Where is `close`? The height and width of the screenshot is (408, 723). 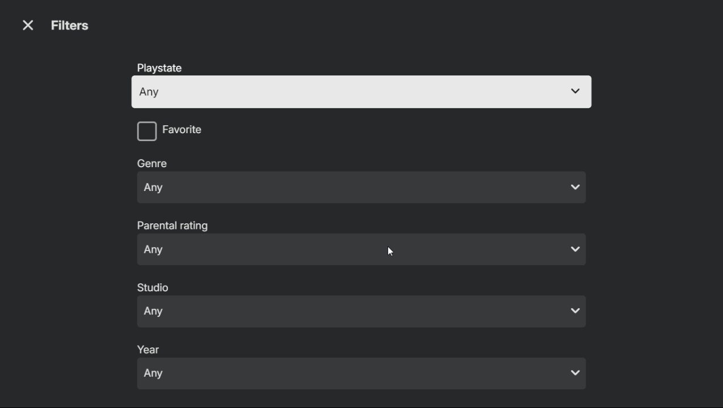
close is located at coordinates (26, 27).